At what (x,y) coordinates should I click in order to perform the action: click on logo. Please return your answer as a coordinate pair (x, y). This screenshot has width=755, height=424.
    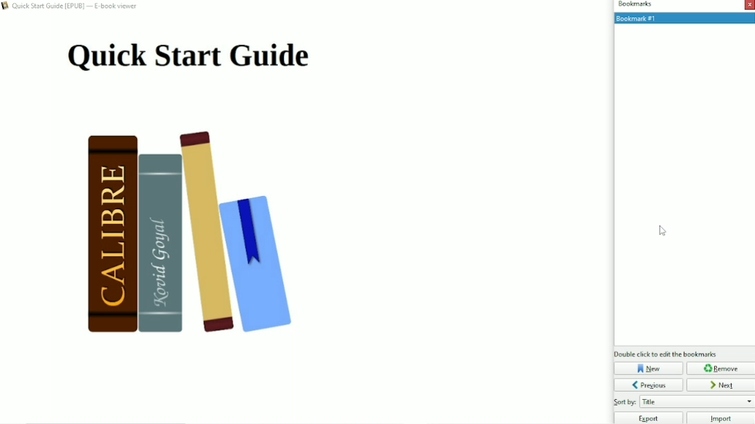
    Looking at the image, I should click on (6, 7).